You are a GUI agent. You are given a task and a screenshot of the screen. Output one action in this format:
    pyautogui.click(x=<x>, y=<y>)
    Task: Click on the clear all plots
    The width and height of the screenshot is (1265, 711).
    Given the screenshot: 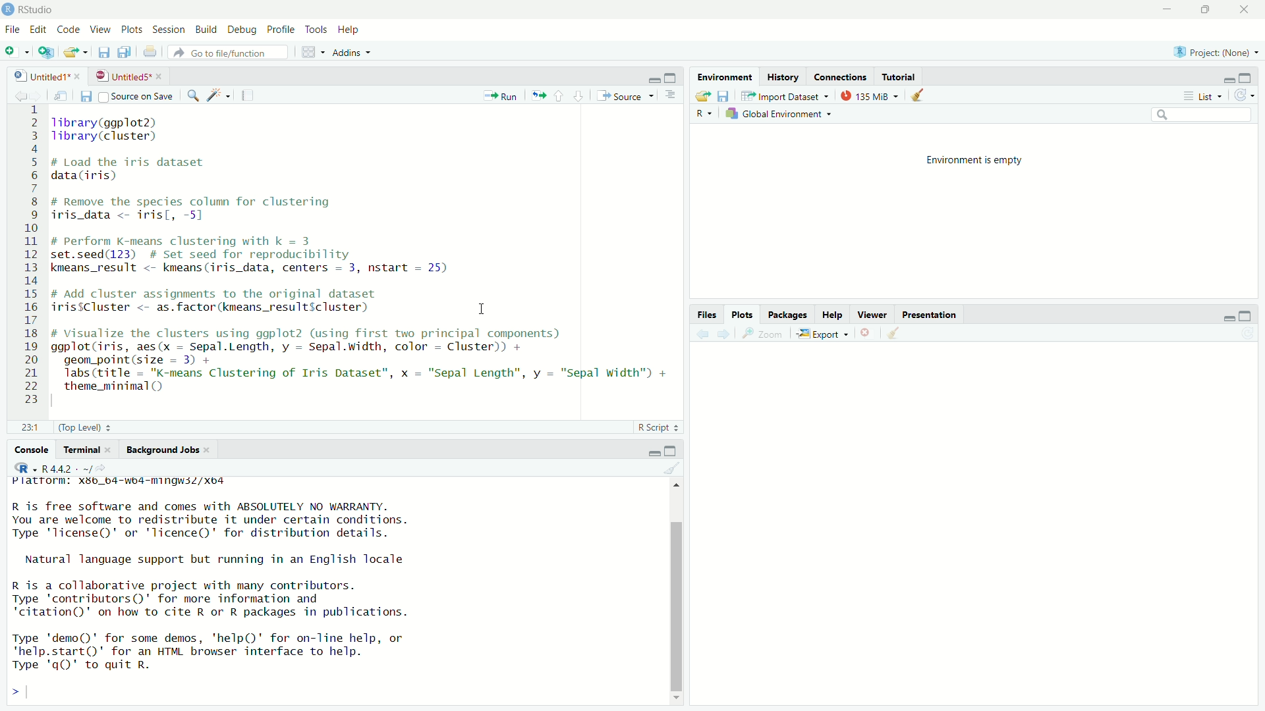 What is the action you would take?
    pyautogui.click(x=893, y=334)
    